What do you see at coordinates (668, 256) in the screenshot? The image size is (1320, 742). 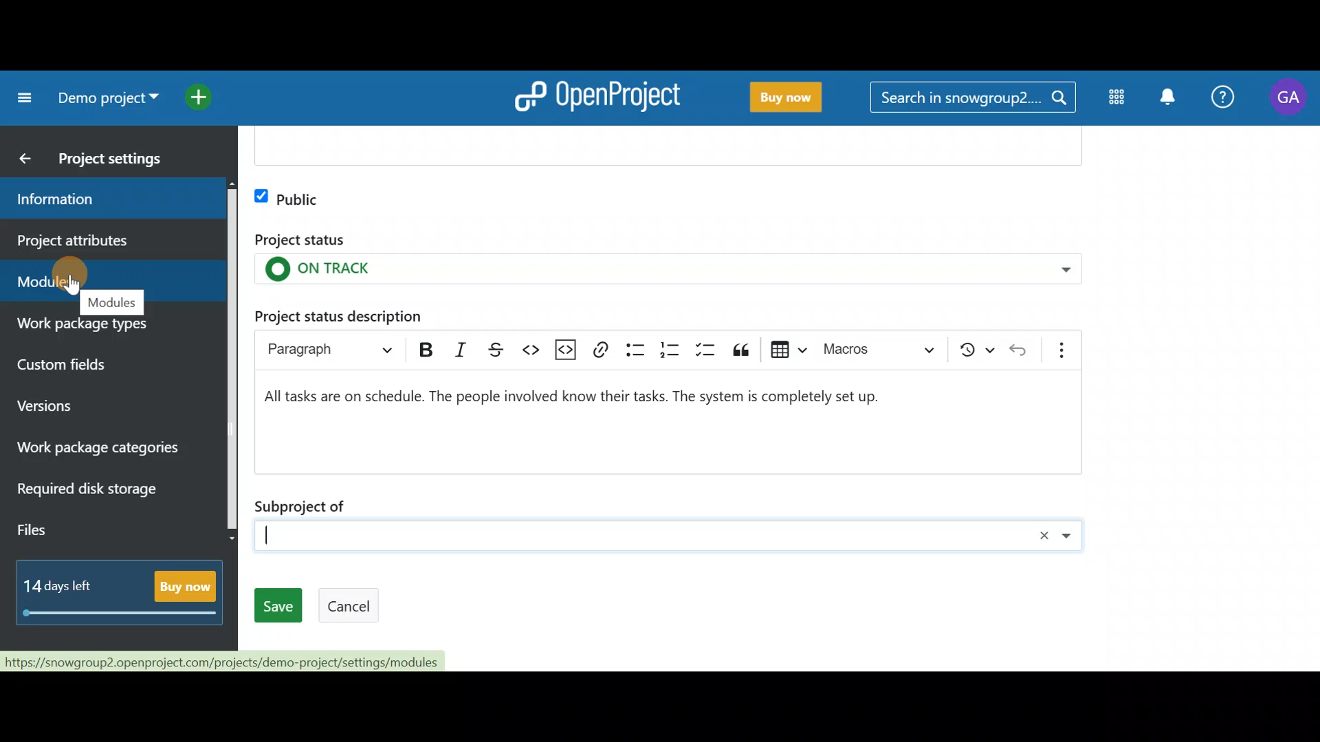 I see `Project status` at bounding box center [668, 256].